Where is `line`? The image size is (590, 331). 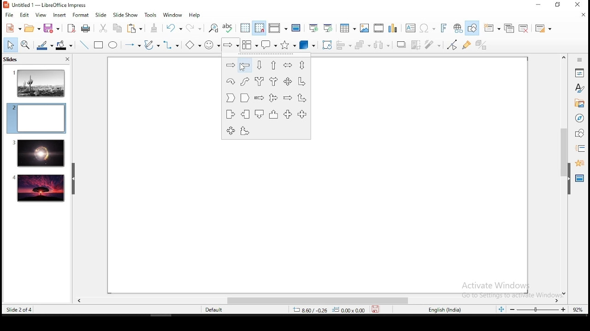
line is located at coordinates (83, 45).